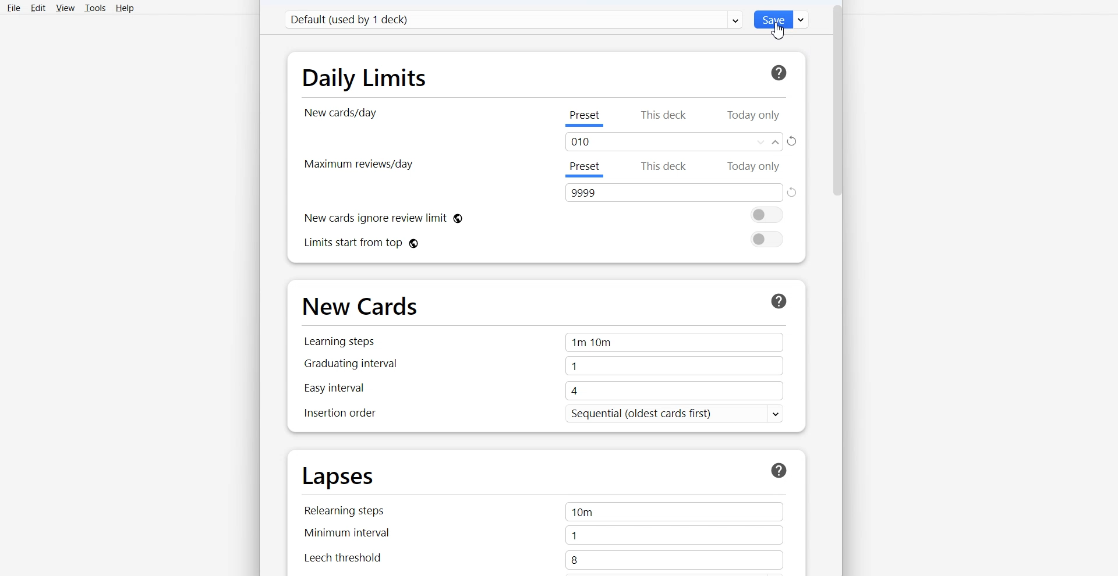 This screenshot has height=576, width=1118. Describe the element at coordinates (673, 511) in the screenshot. I see `10m` at that location.